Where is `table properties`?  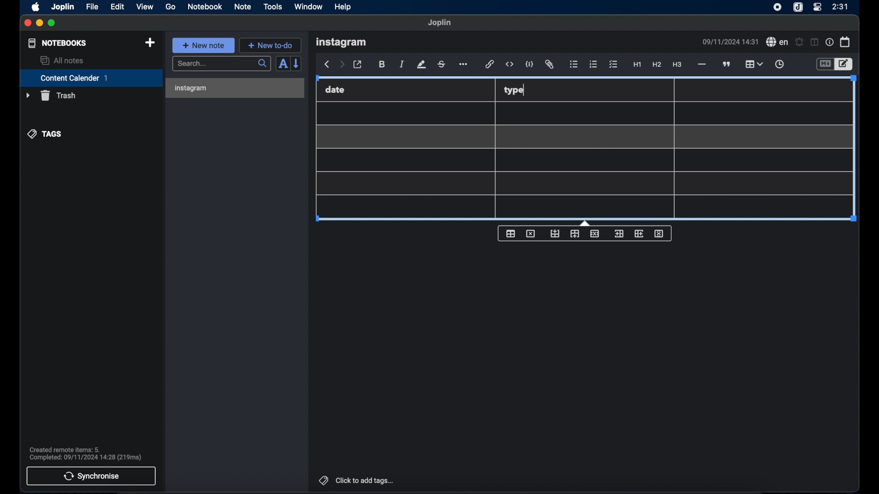 table properties is located at coordinates (510, 233).